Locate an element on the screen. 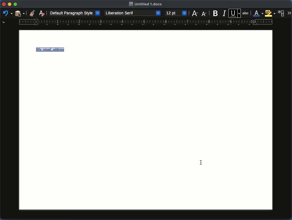  12pt is located at coordinates (176, 13).